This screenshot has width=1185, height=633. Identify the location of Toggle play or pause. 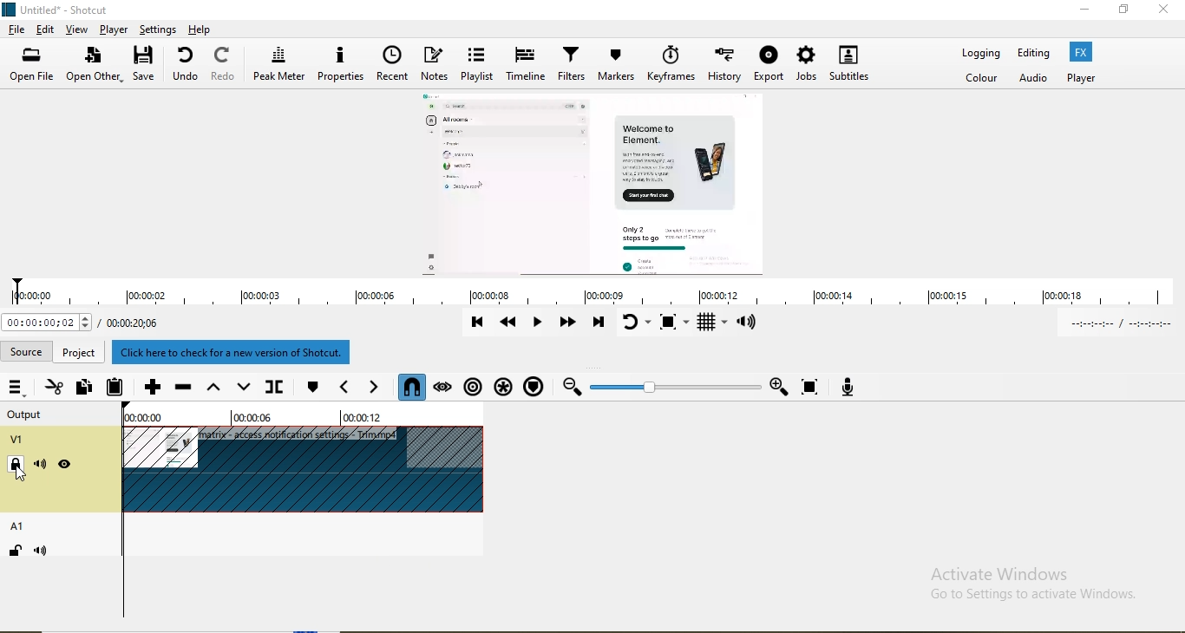
(540, 323).